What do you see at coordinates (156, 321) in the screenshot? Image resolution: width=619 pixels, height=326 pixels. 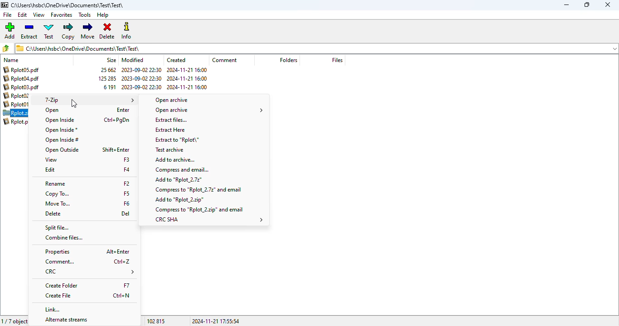 I see `102 815` at bounding box center [156, 321].